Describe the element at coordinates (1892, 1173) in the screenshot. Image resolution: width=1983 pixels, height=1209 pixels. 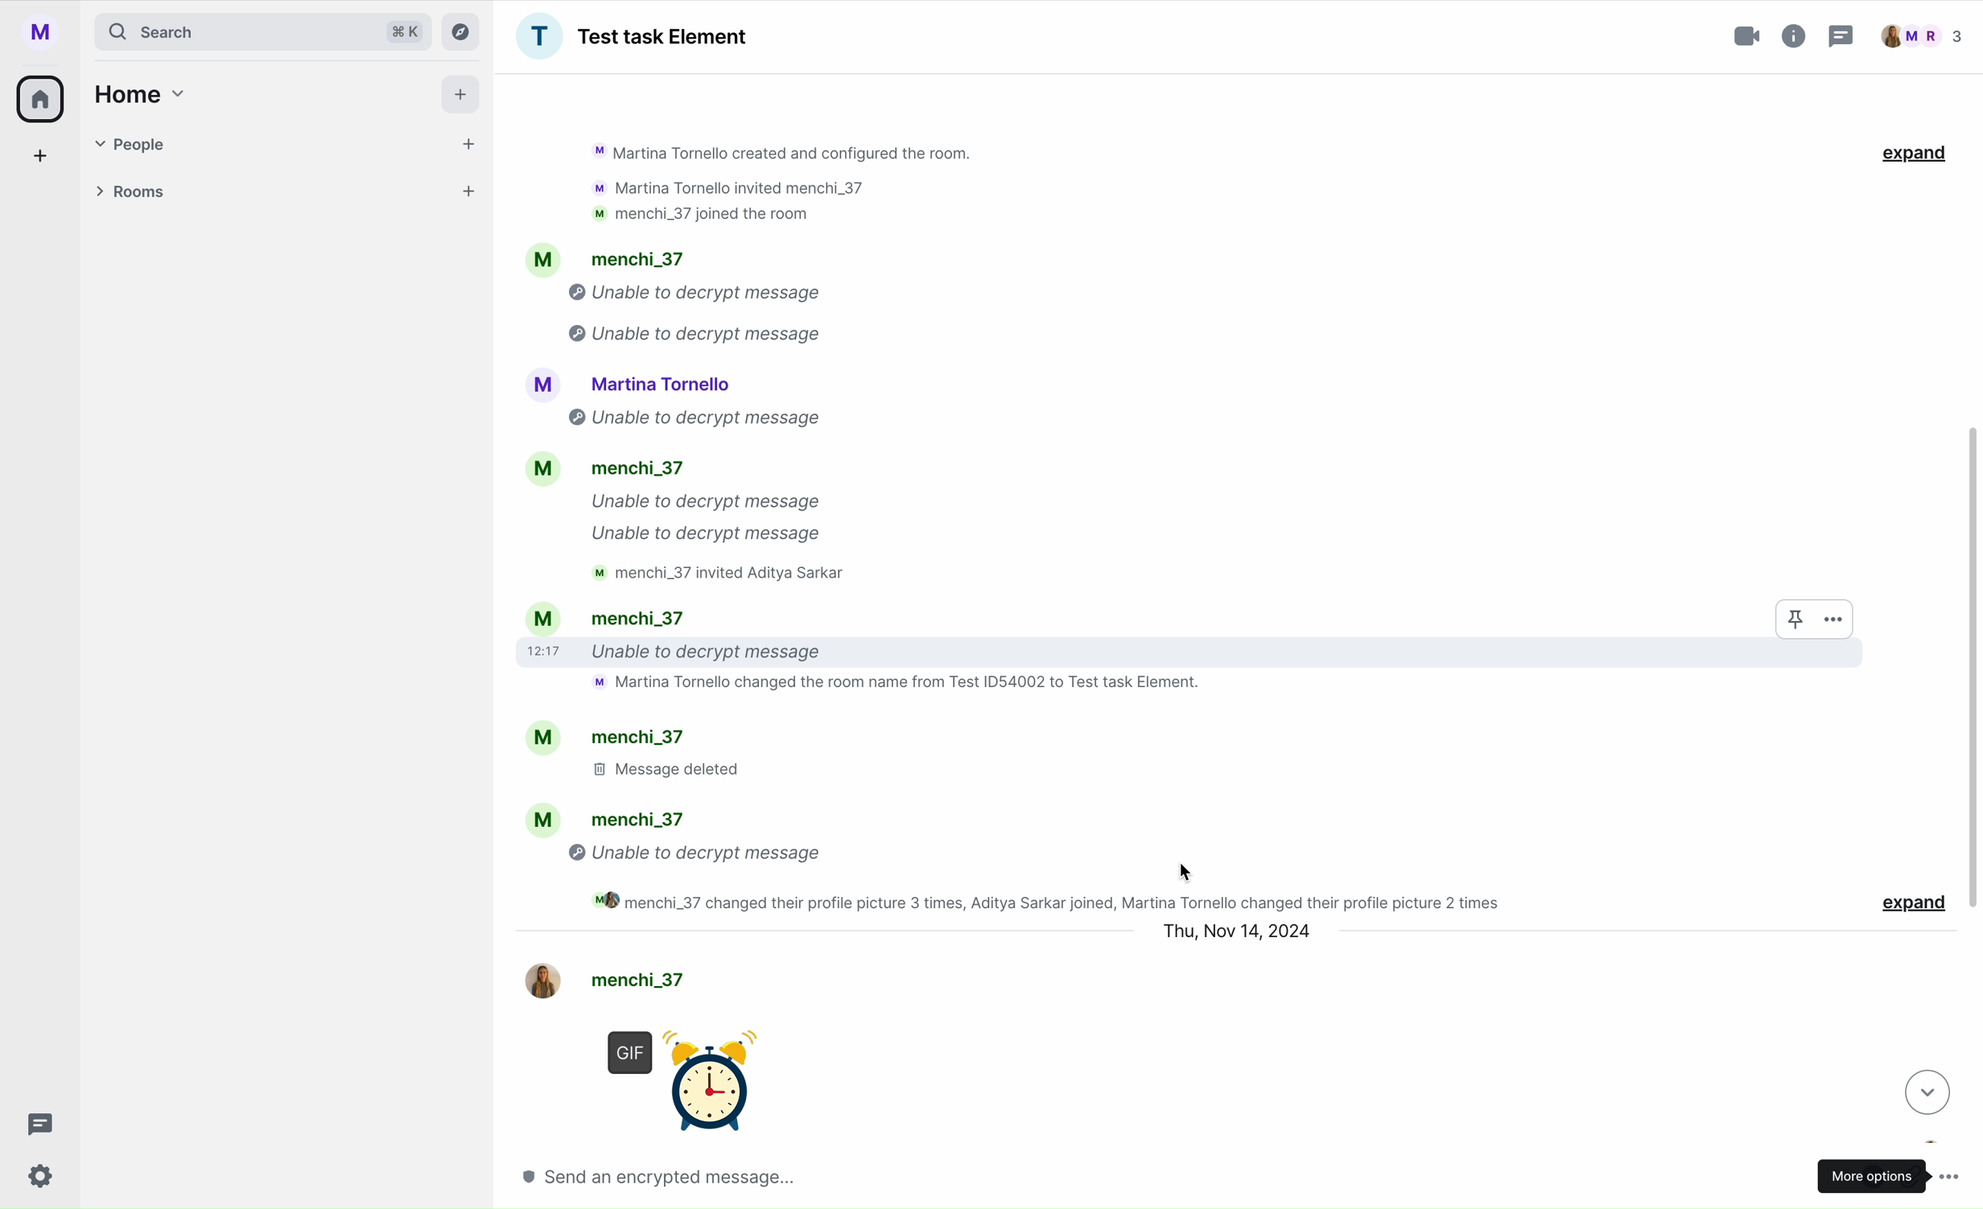
I see `more options` at that location.